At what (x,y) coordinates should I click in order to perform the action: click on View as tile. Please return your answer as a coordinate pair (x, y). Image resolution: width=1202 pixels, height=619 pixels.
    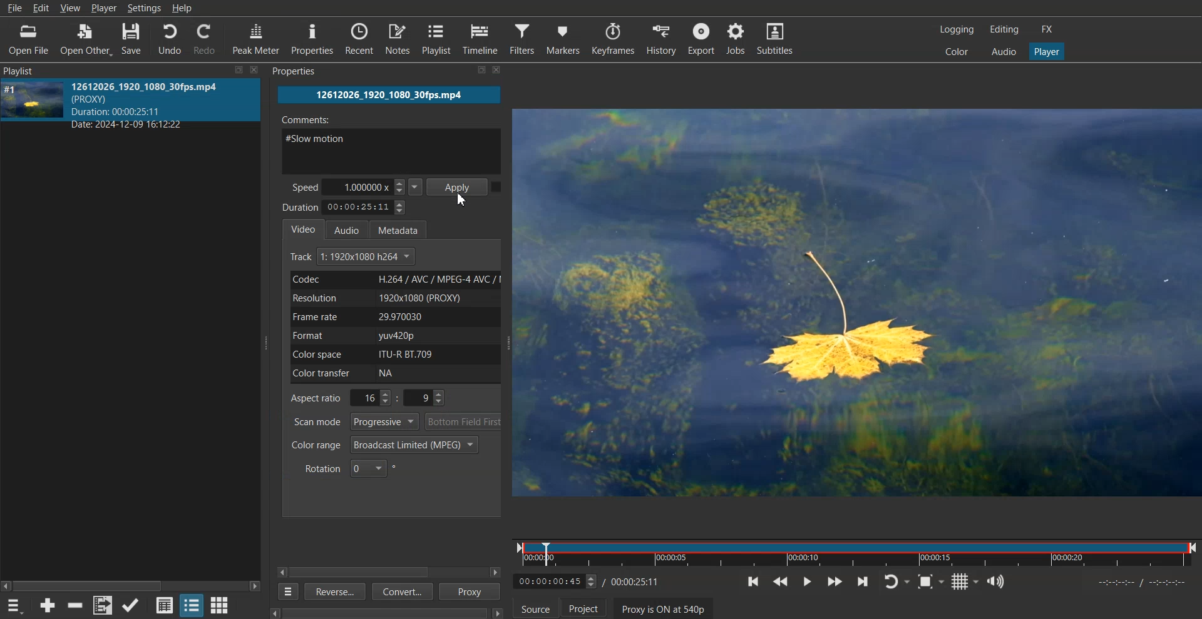
    Looking at the image, I should click on (192, 605).